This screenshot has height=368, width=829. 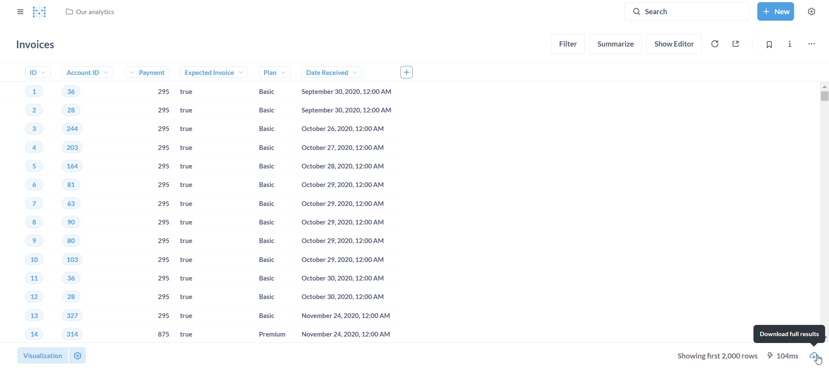 I want to click on 104MS, so click(x=785, y=355).